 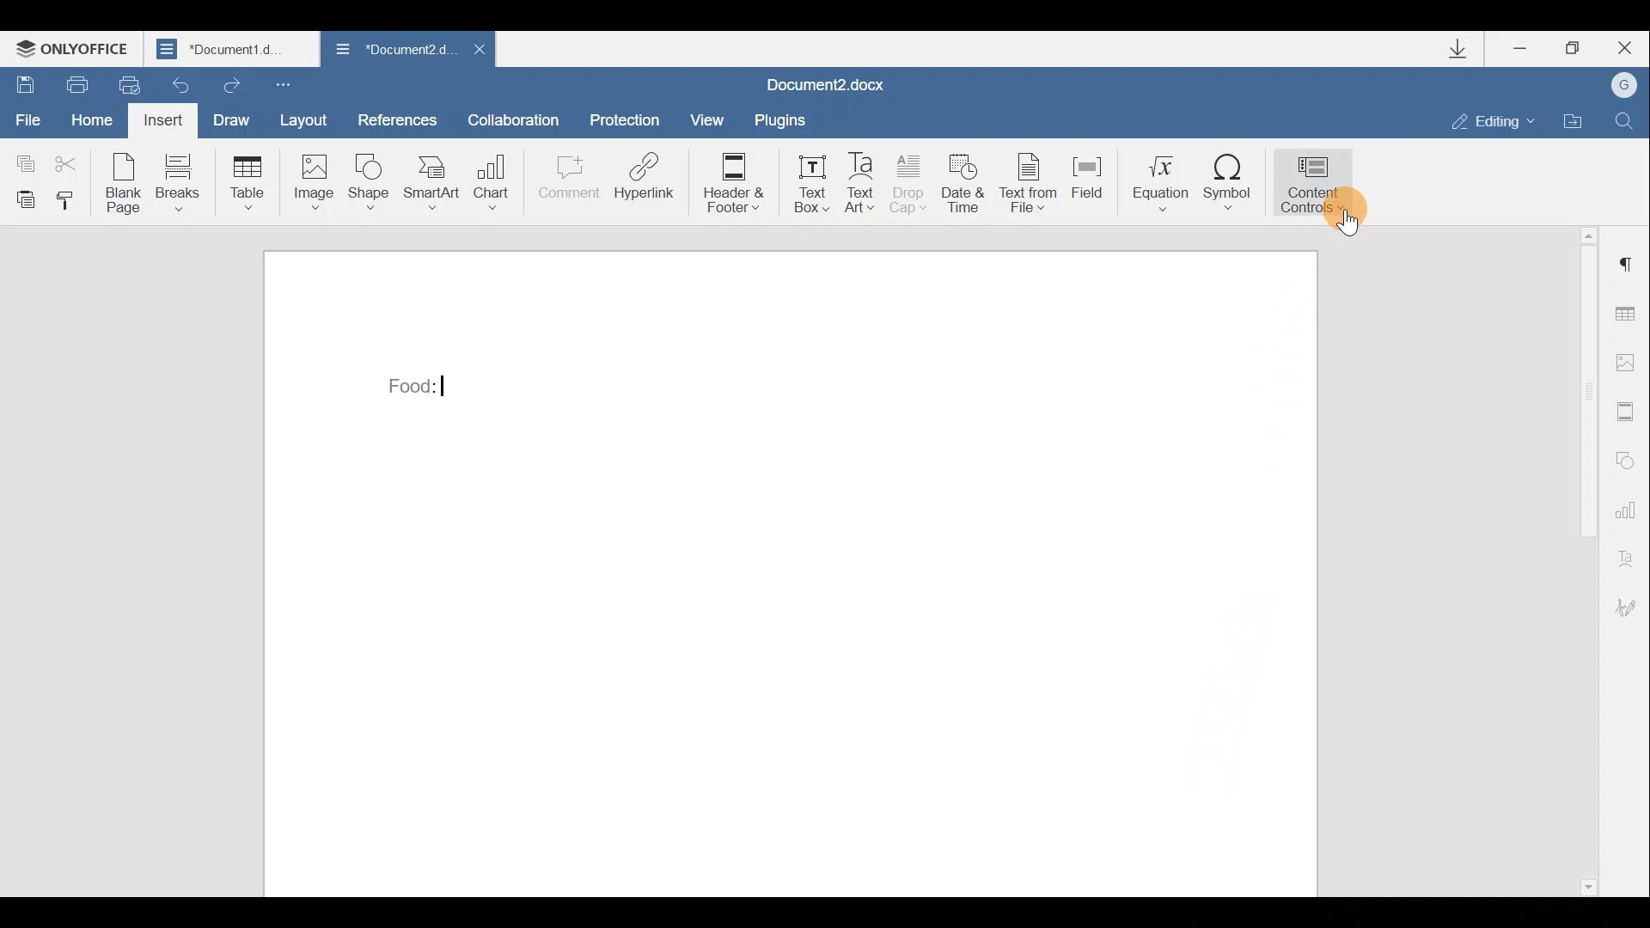 I want to click on Customize quick access toolbar, so click(x=287, y=83).